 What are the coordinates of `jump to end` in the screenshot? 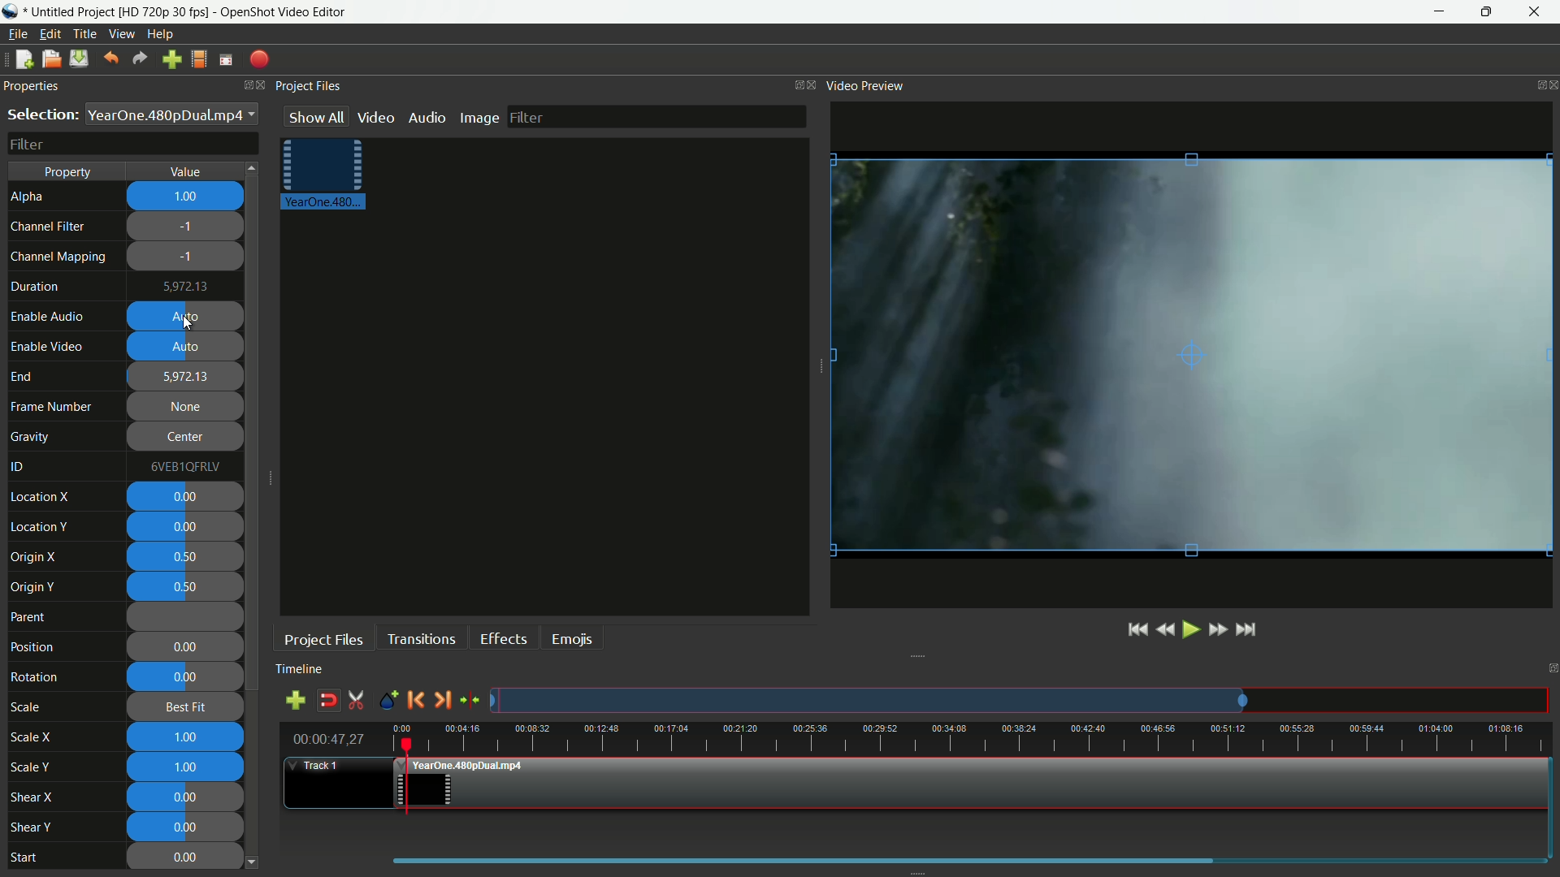 It's located at (1246, 629).